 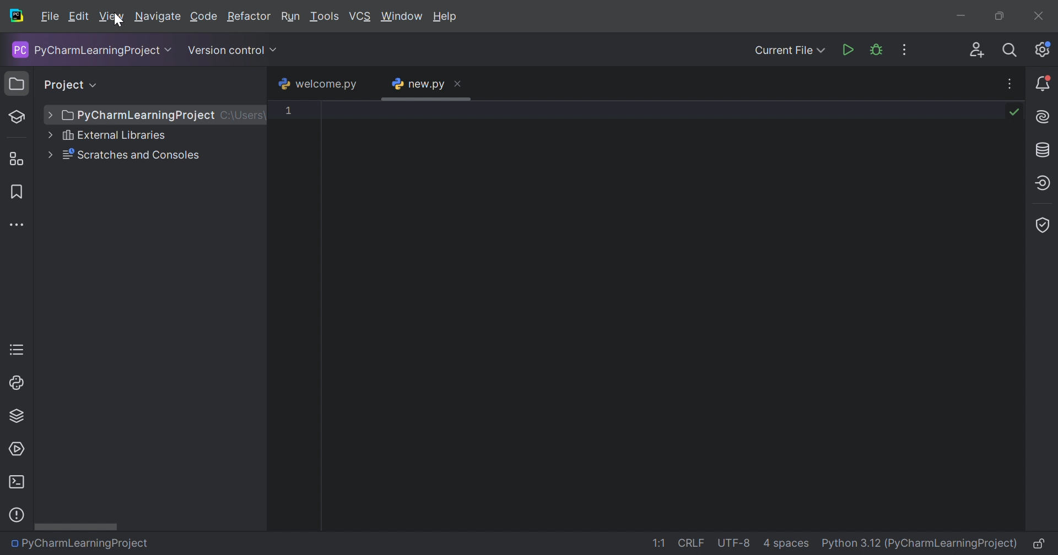 I want to click on Learn, so click(x=22, y=117).